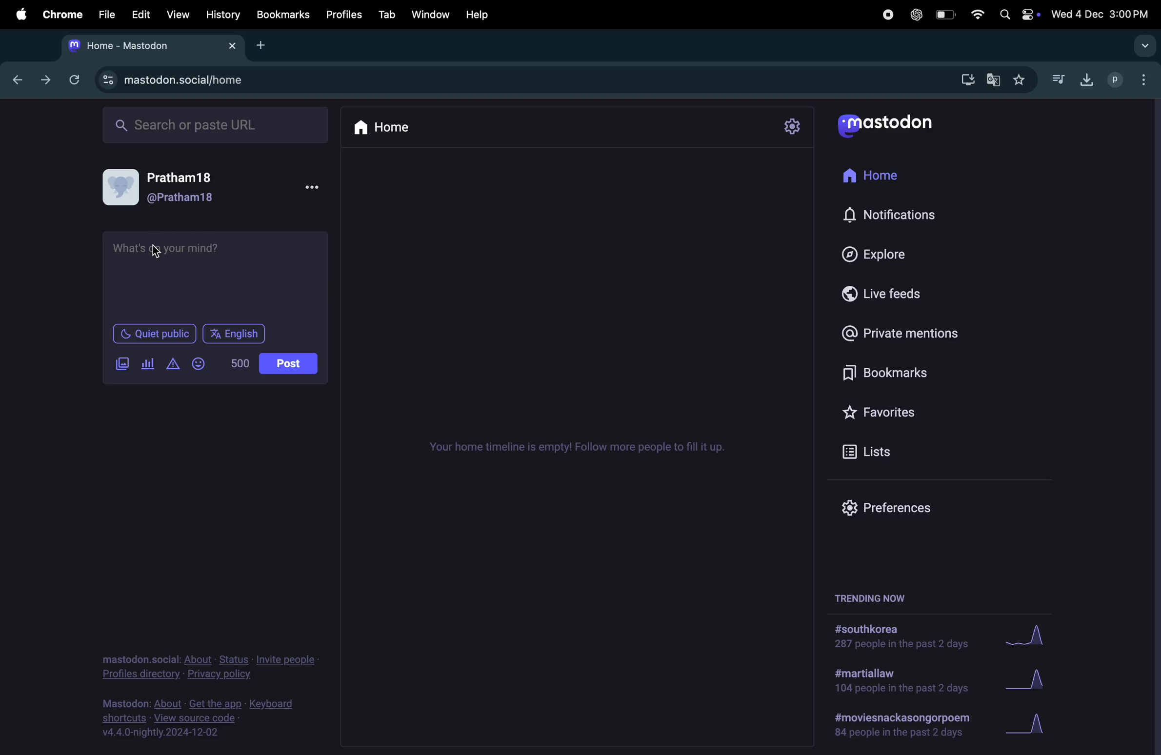  I want to click on chrome, so click(60, 16).